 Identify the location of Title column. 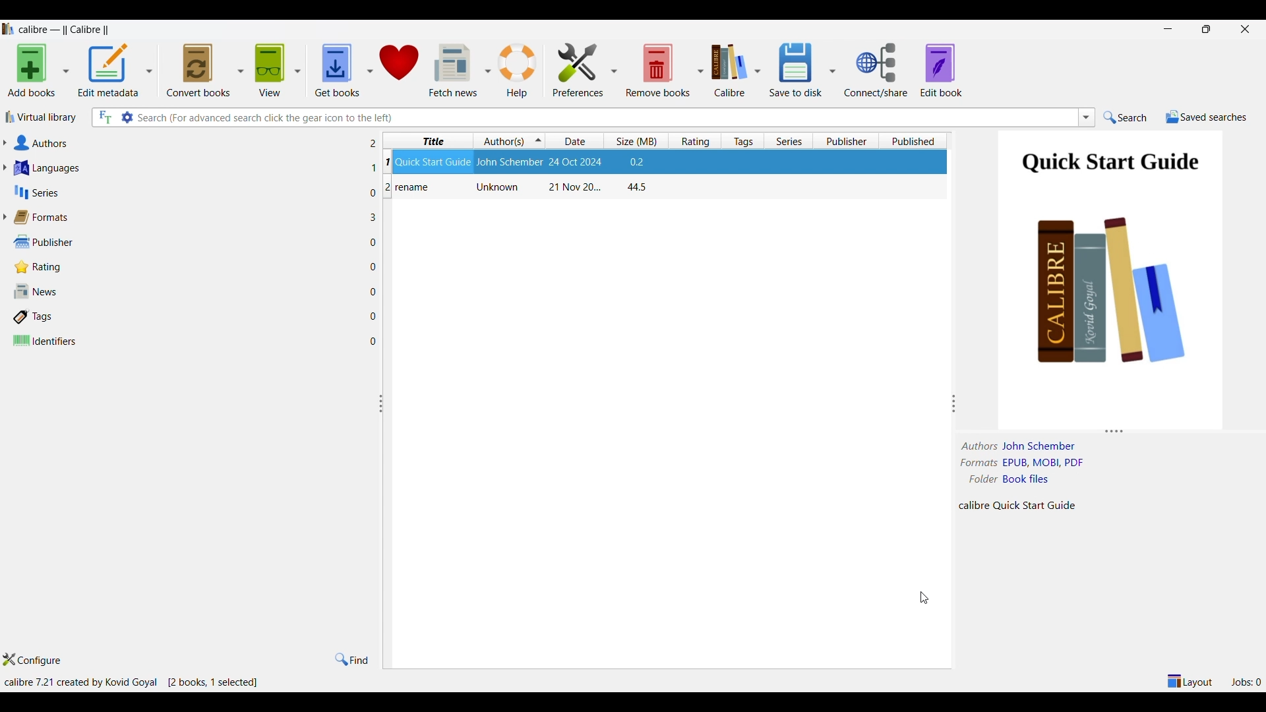
(428, 141).